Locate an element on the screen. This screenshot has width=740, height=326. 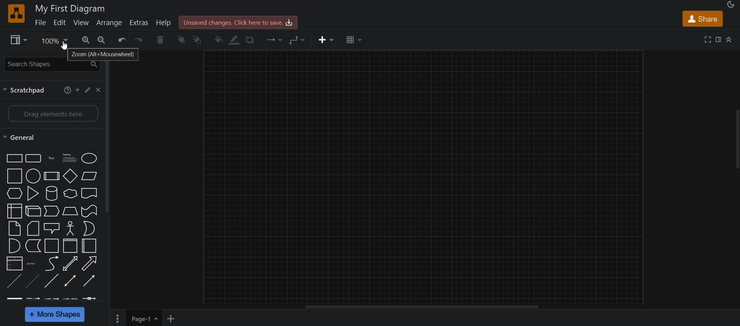
table is located at coordinates (353, 40).